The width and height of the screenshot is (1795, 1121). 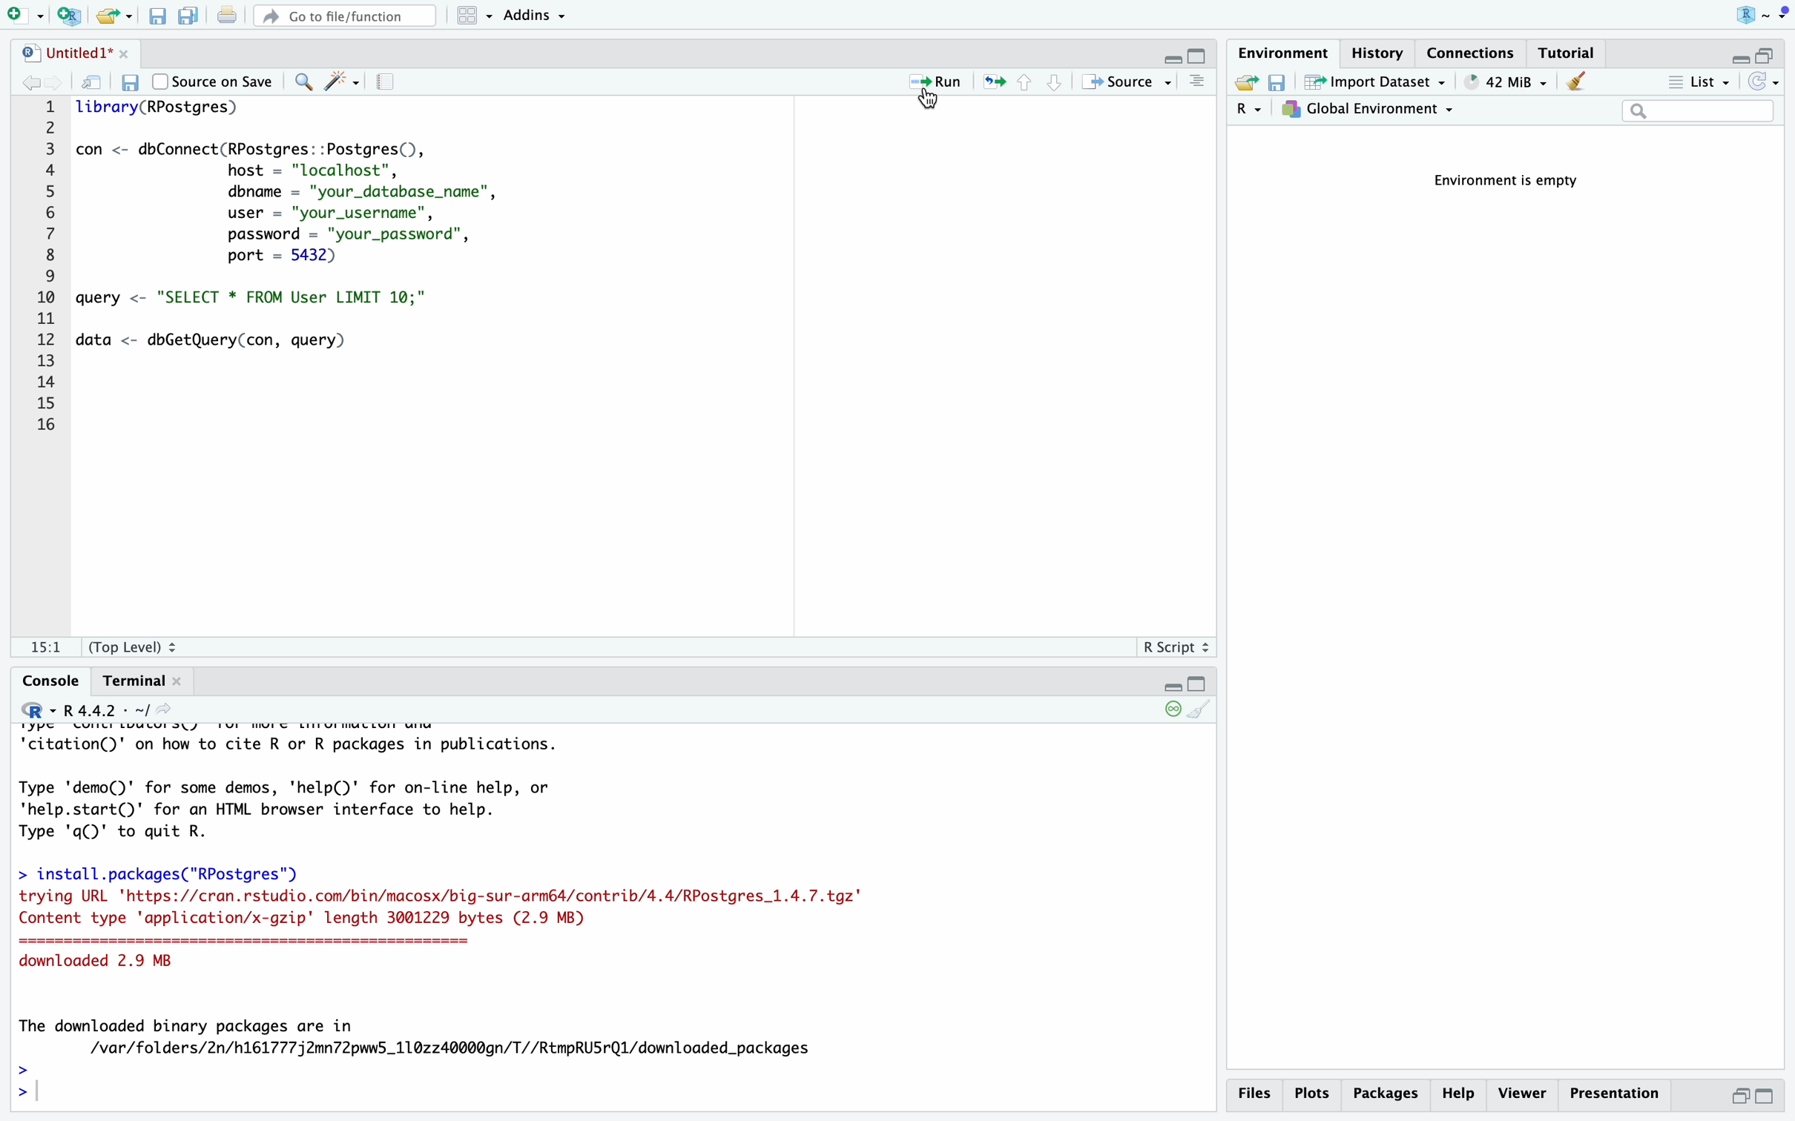 I want to click on connections, so click(x=1475, y=51).